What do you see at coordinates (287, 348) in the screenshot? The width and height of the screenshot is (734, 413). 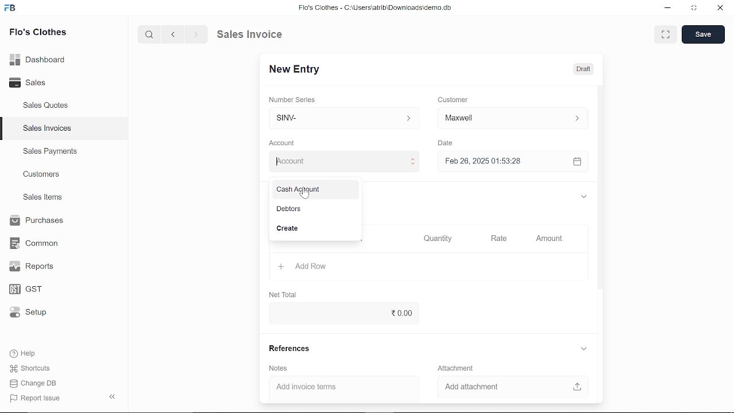 I see `References` at bounding box center [287, 348].